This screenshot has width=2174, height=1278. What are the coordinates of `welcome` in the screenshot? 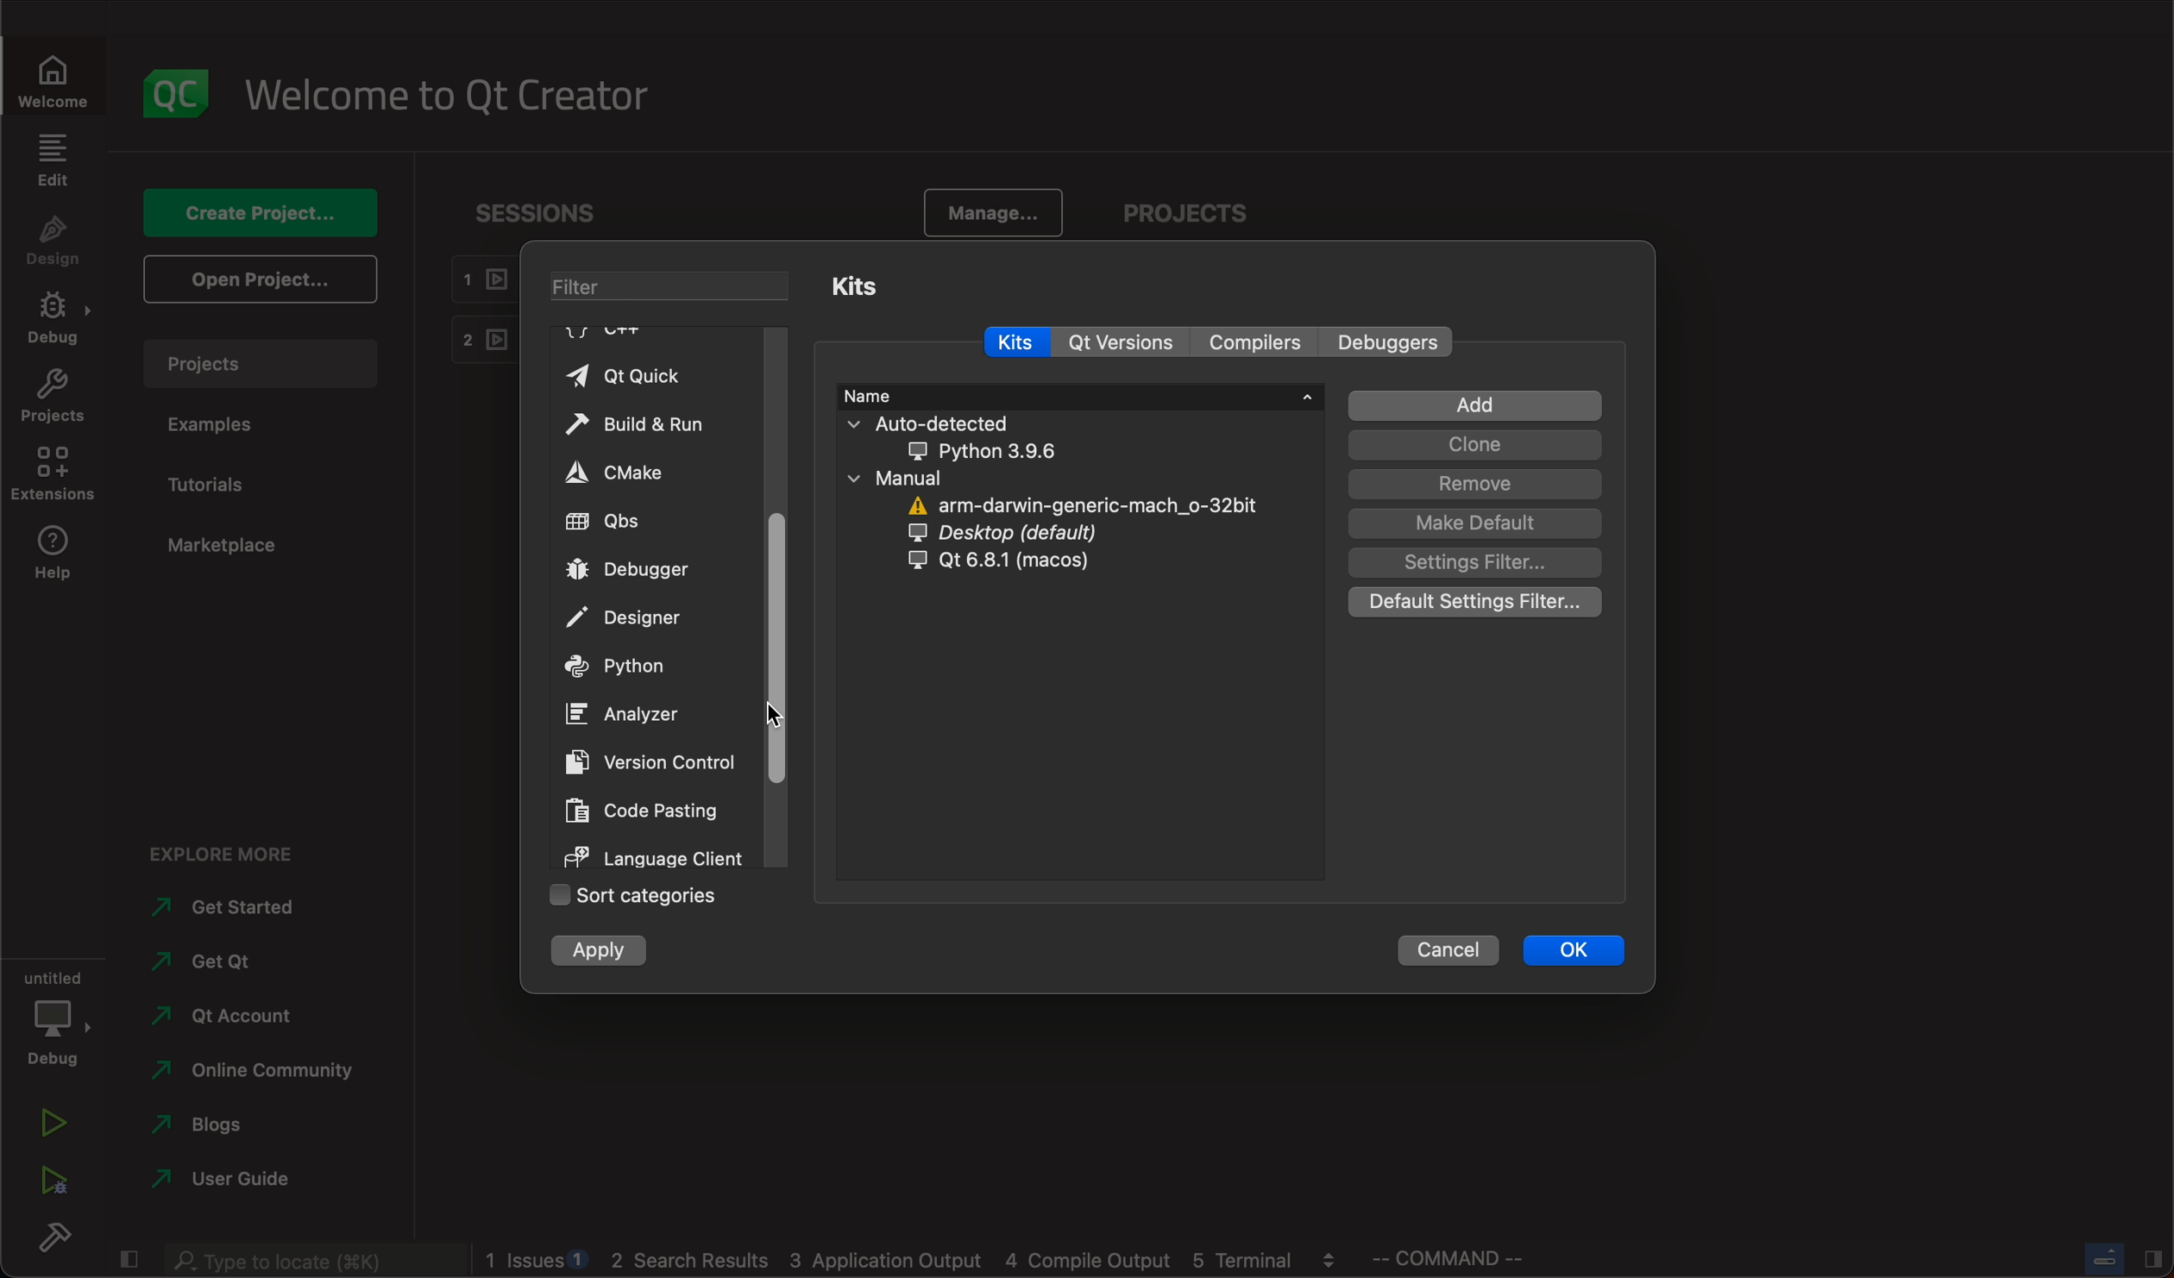 It's located at (50, 78).